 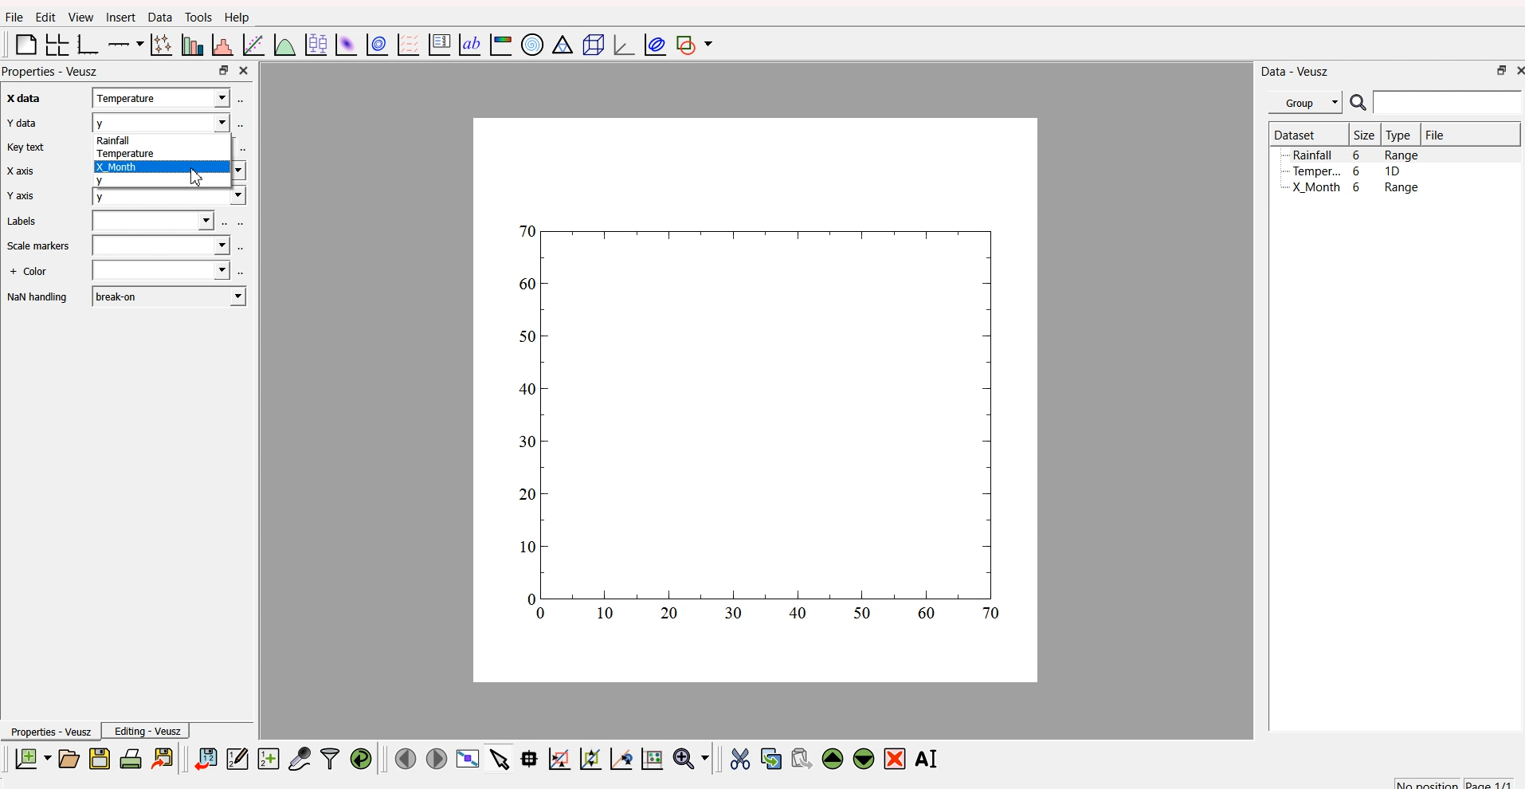 I want to click on read datapoint on graph, so click(x=527, y=758).